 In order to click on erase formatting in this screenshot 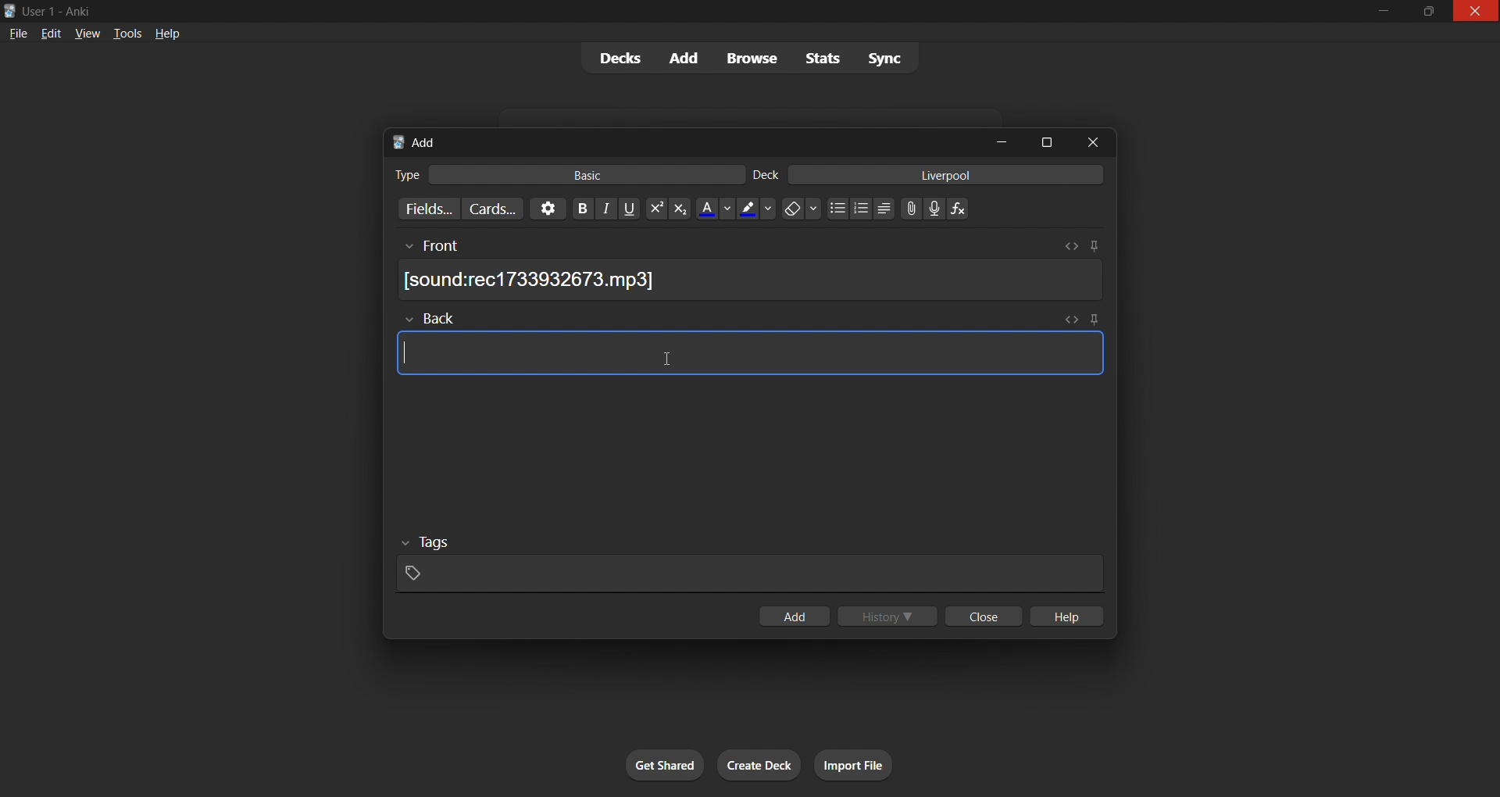, I will do `click(800, 209)`.